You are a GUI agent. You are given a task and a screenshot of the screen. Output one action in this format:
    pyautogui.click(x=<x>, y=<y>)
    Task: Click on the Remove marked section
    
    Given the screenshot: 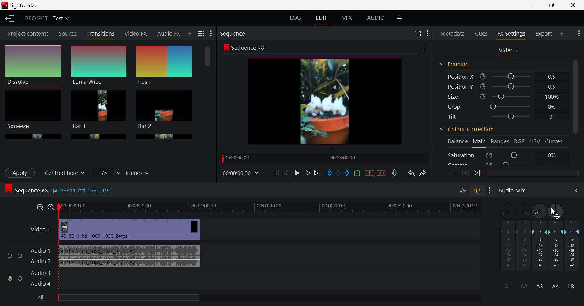 What is the action you would take?
    pyautogui.click(x=369, y=172)
    